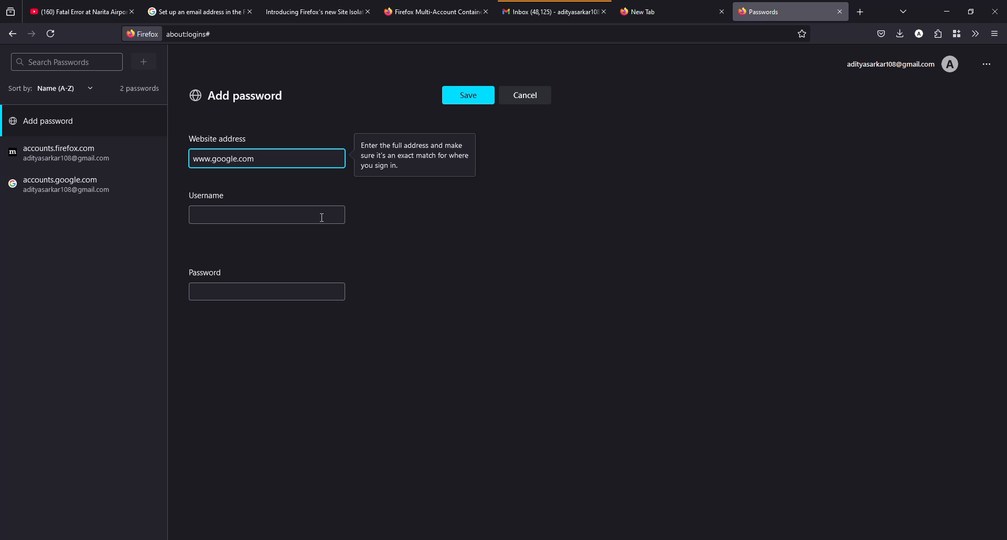  I want to click on sort by name, so click(47, 88).